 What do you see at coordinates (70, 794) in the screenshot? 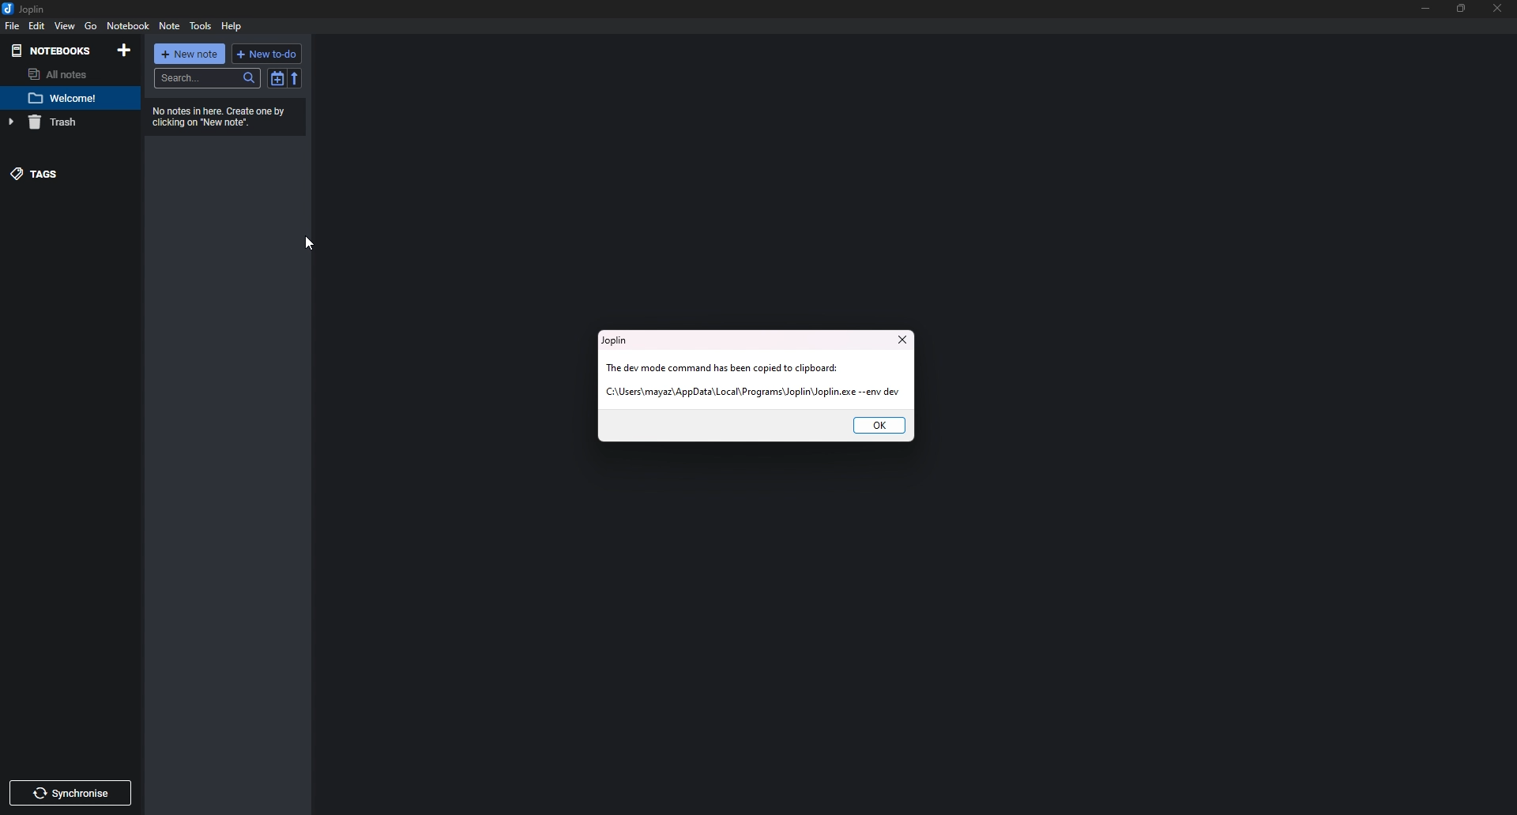
I see `Synchronize` at bounding box center [70, 794].